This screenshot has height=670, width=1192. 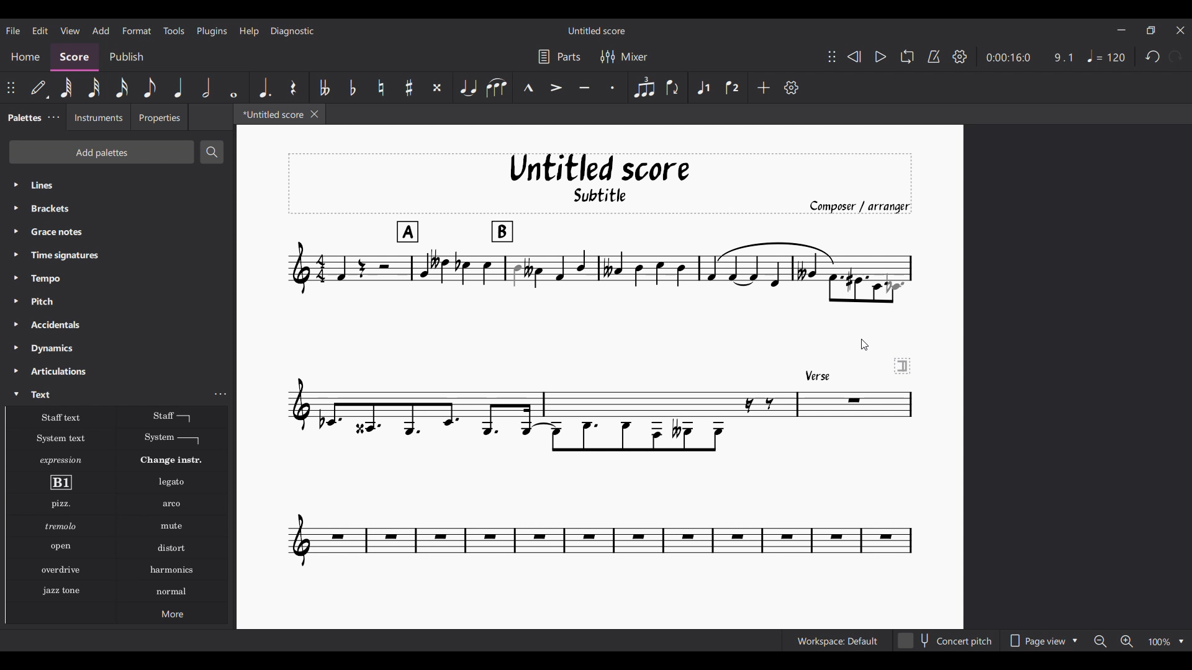 What do you see at coordinates (172, 483) in the screenshot?
I see `Legato` at bounding box center [172, 483].